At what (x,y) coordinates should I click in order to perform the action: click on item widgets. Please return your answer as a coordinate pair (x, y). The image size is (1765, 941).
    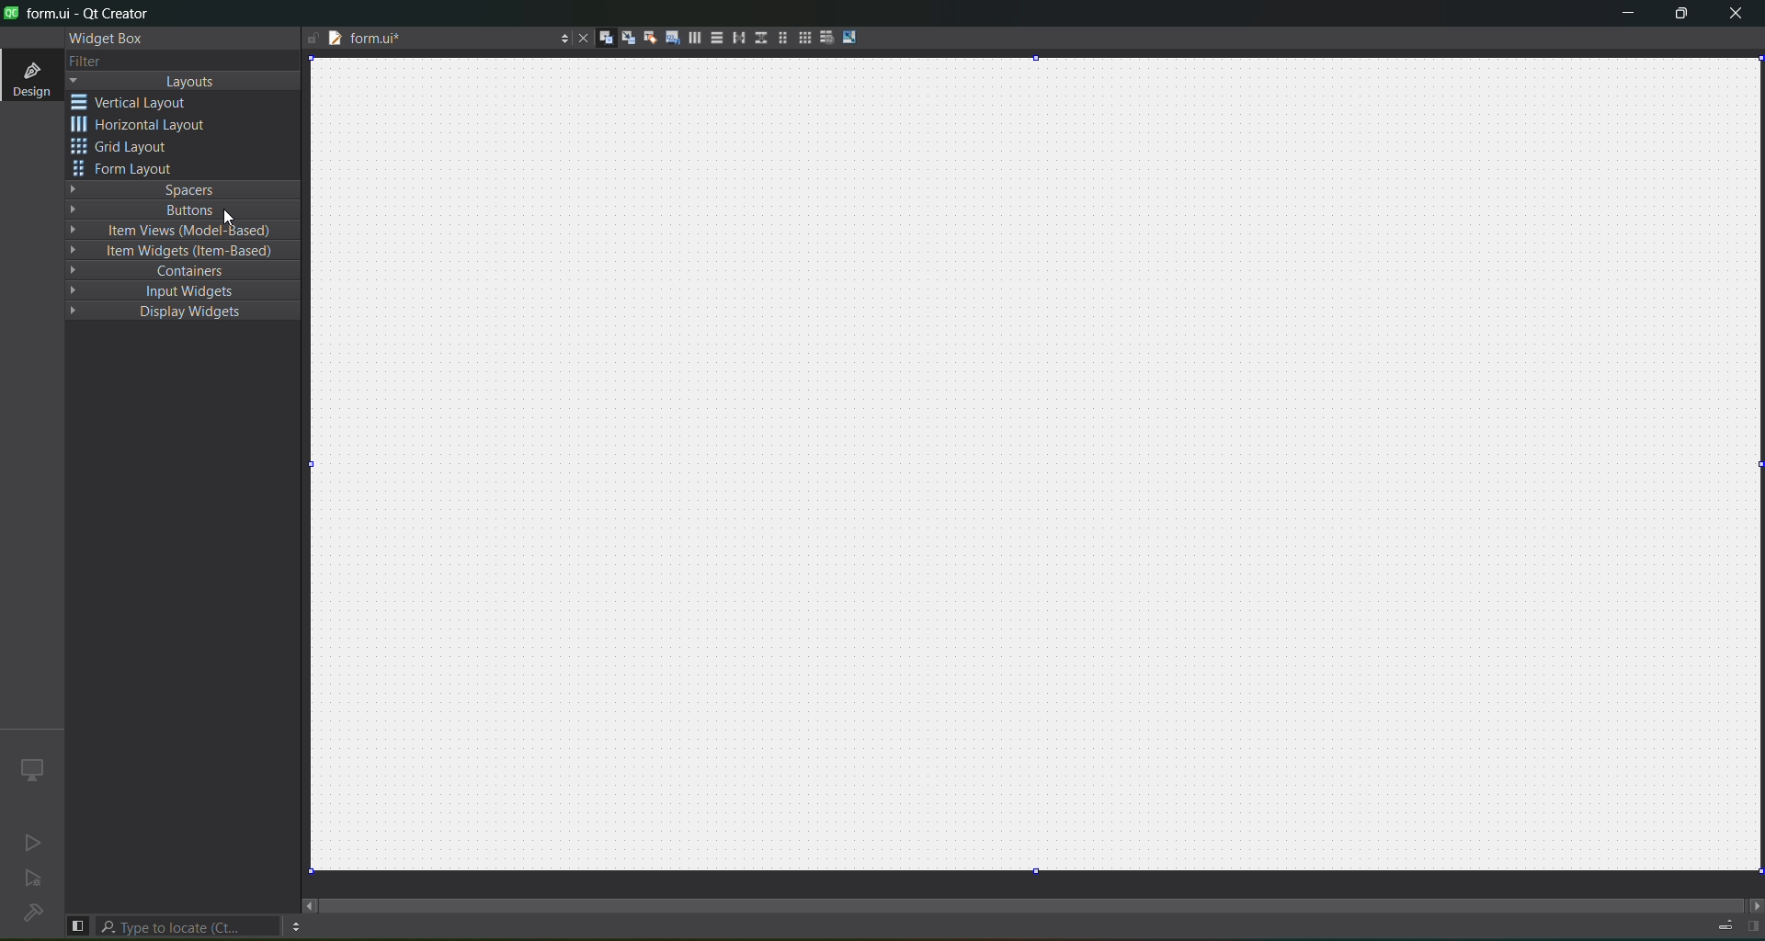
    Looking at the image, I should click on (189, 253).